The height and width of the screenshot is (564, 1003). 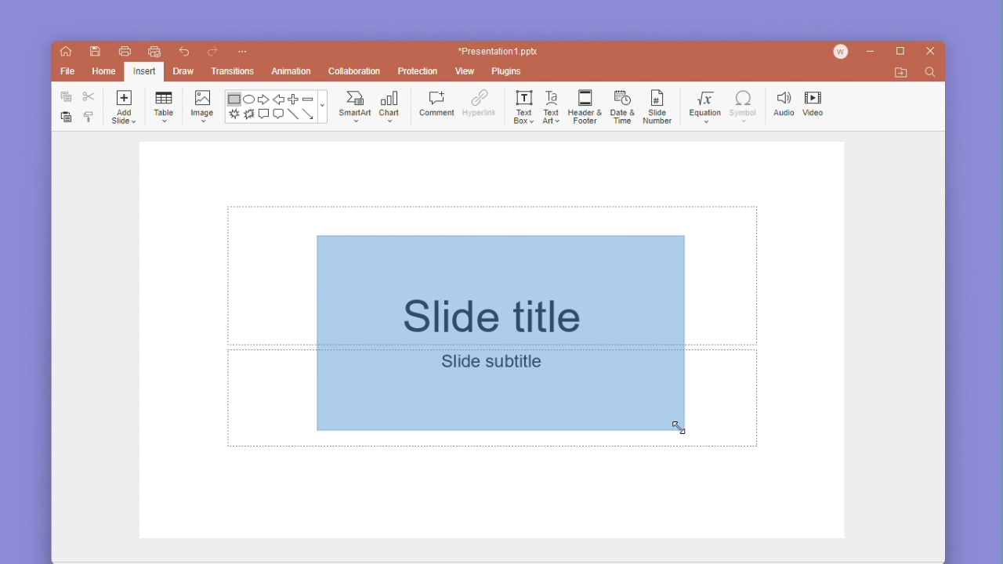 I want to click on close, so click(x=931, y=52).